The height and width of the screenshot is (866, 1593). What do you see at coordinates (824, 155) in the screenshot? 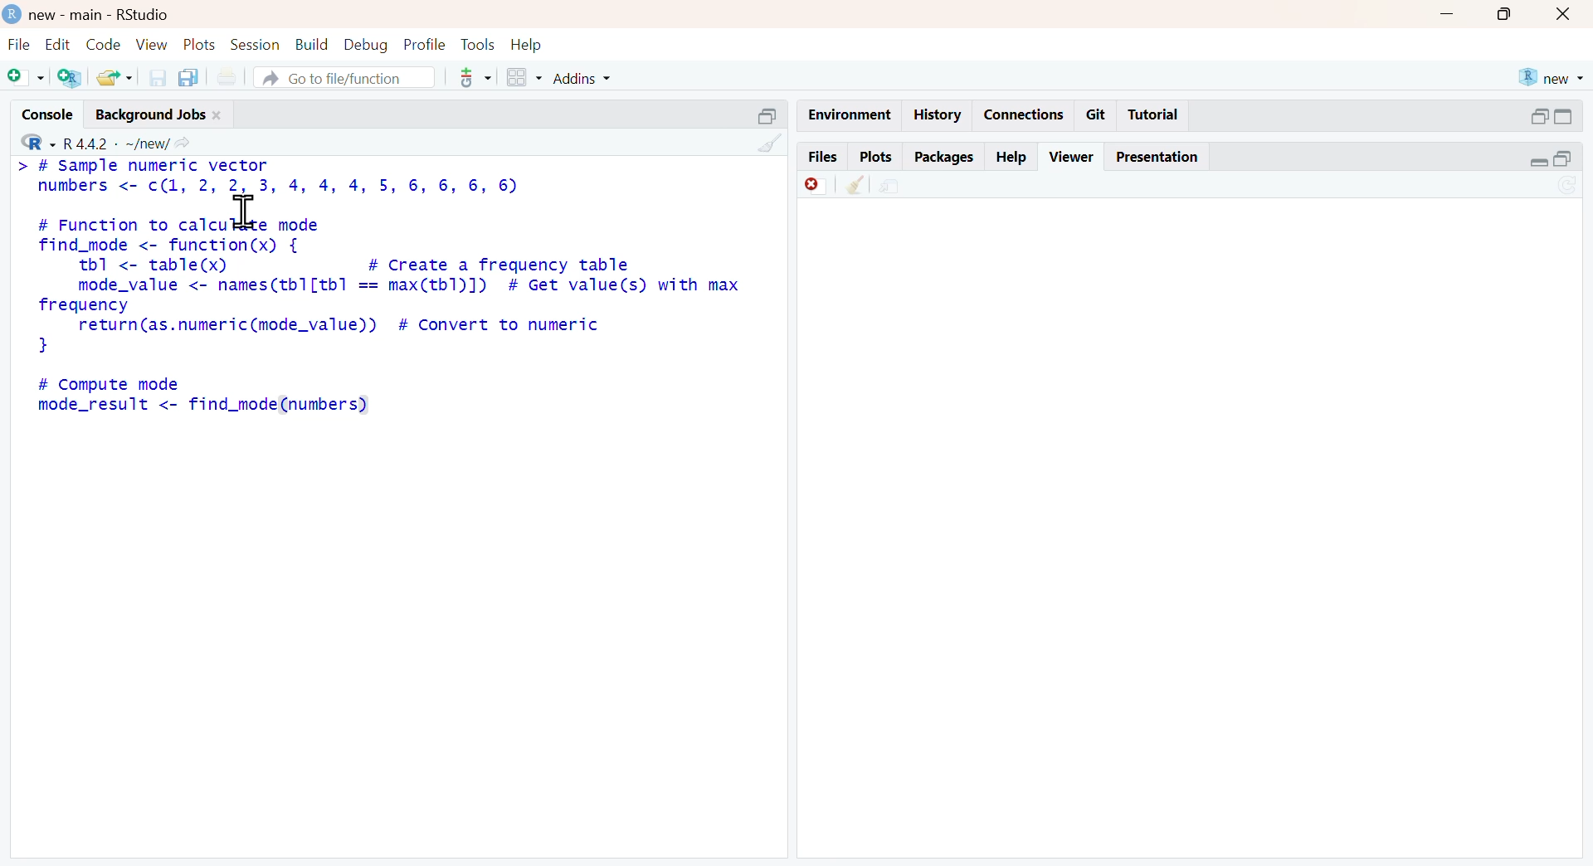
I see `files` at bounding box center [824, 155].